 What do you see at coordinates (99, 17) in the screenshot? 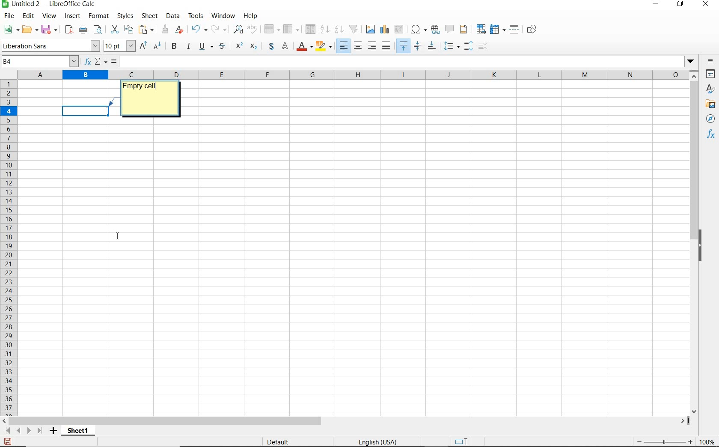
I see `format` at bounding box center [99, 17].